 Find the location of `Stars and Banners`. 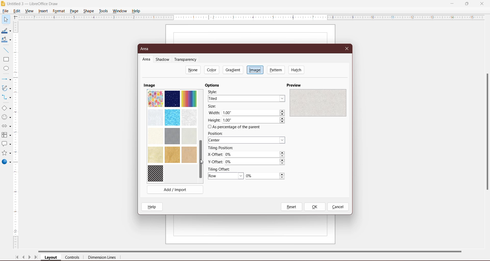

Stars and Banners is located at coordinates (6, 153).